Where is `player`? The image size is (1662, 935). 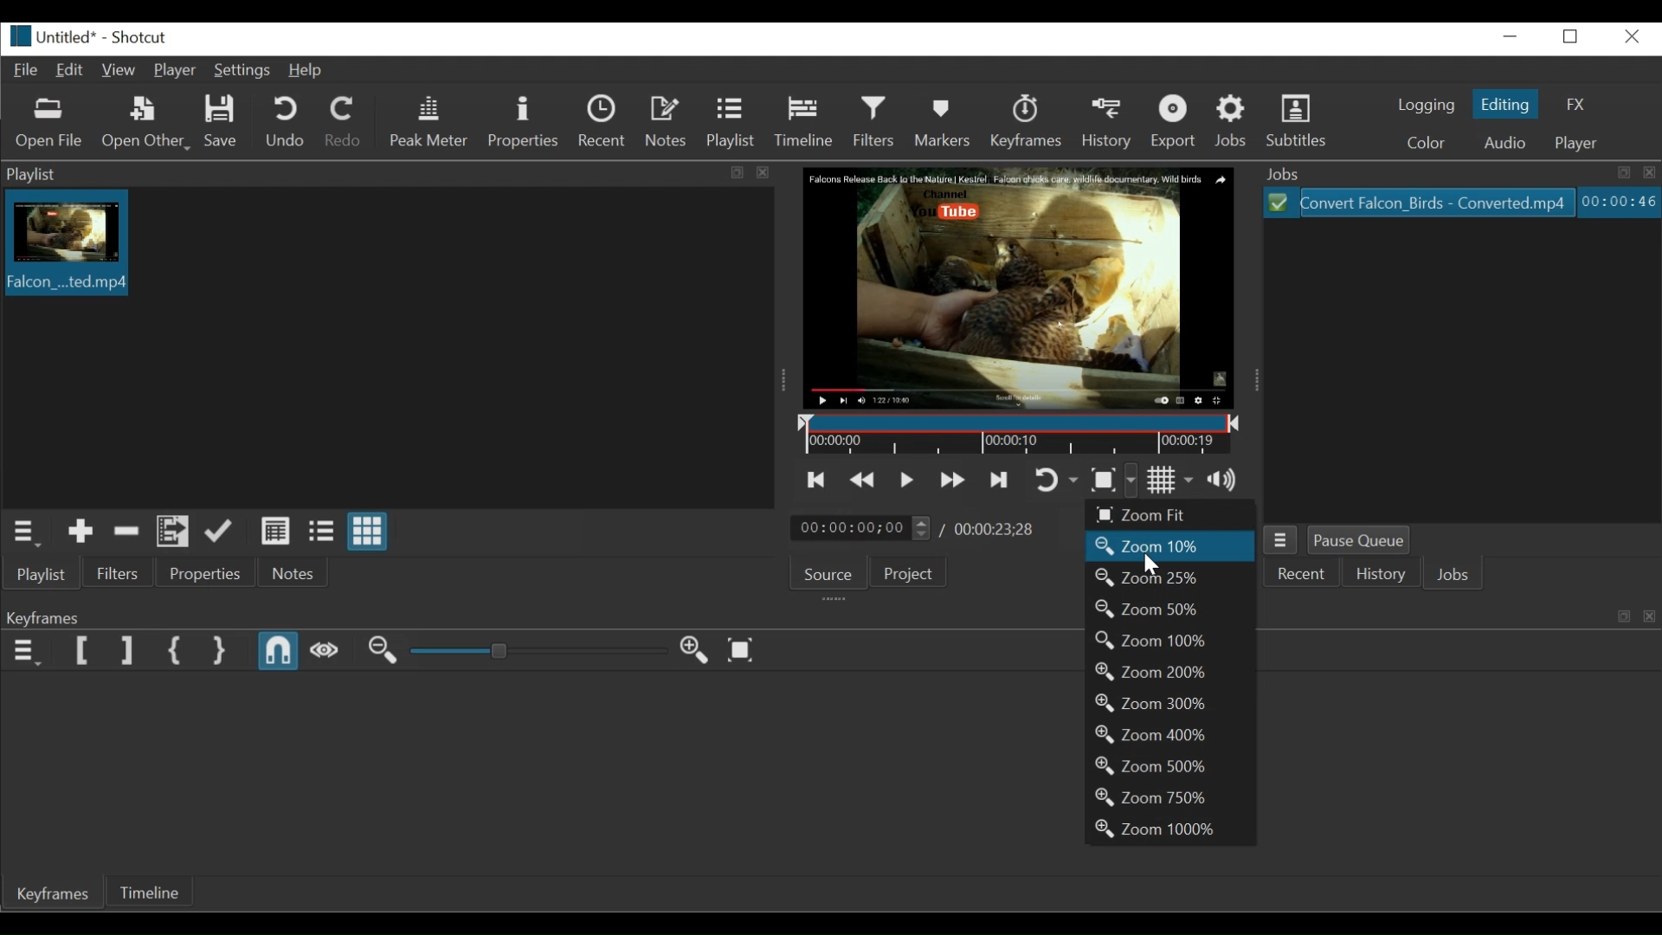
player is located at coordinates (1575, 143).